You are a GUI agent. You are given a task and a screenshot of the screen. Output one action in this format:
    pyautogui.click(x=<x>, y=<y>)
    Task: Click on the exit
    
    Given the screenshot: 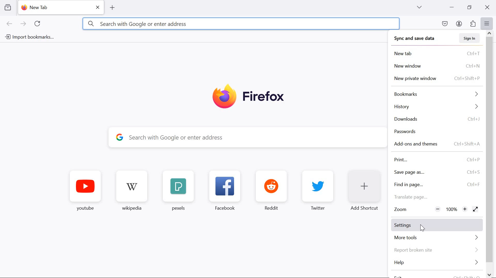 What is the action you would take?
    pyautogui.click(x=437, y=275)
    